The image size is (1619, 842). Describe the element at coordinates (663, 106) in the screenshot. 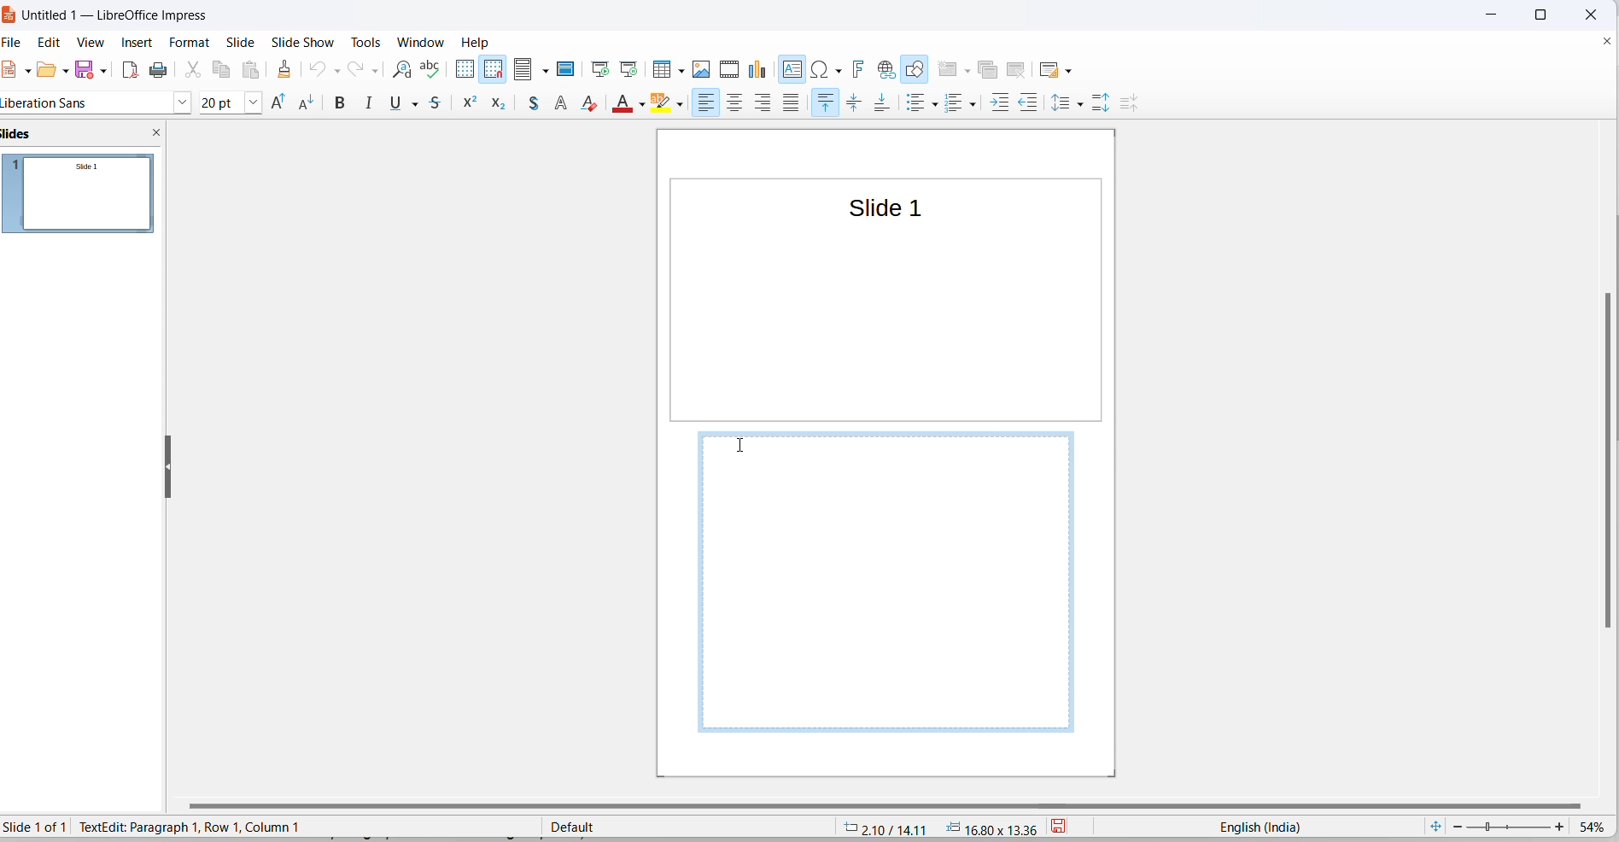

I see `align` at that location.